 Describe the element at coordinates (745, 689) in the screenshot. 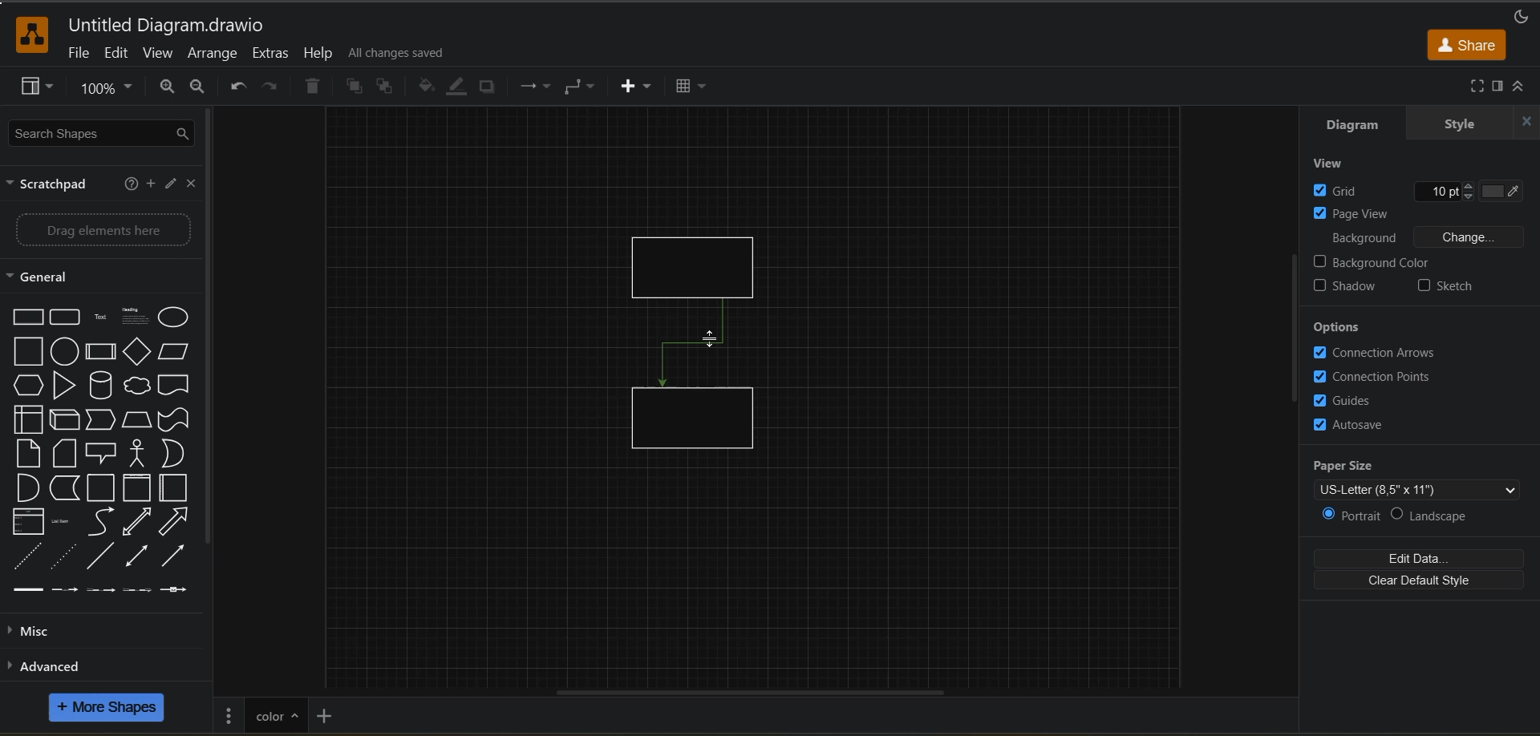

I see `horizontal scroll bar` at that location.